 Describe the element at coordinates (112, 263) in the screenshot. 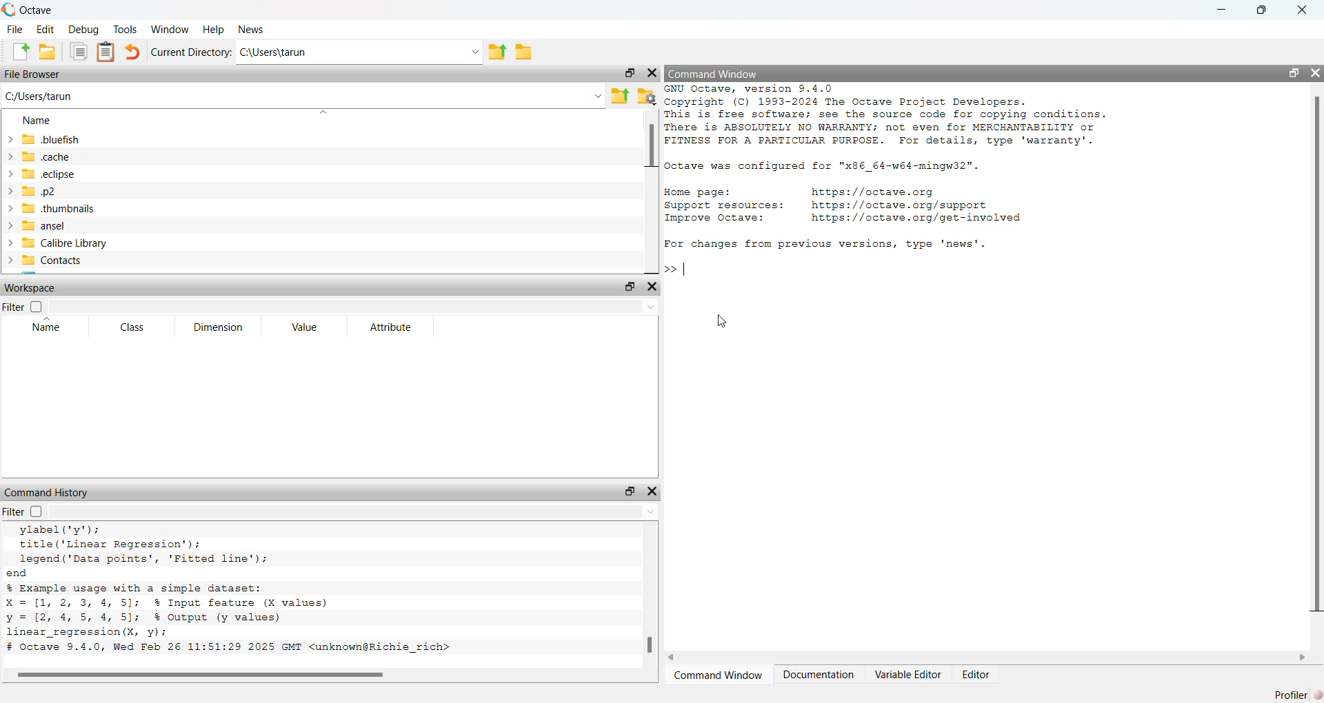

I see `contacts` at that location.